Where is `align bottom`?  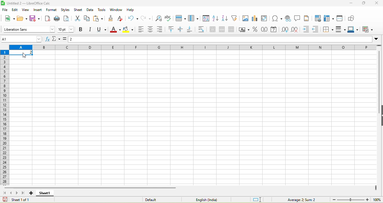 align bottom is located at coordinates (193, 30).